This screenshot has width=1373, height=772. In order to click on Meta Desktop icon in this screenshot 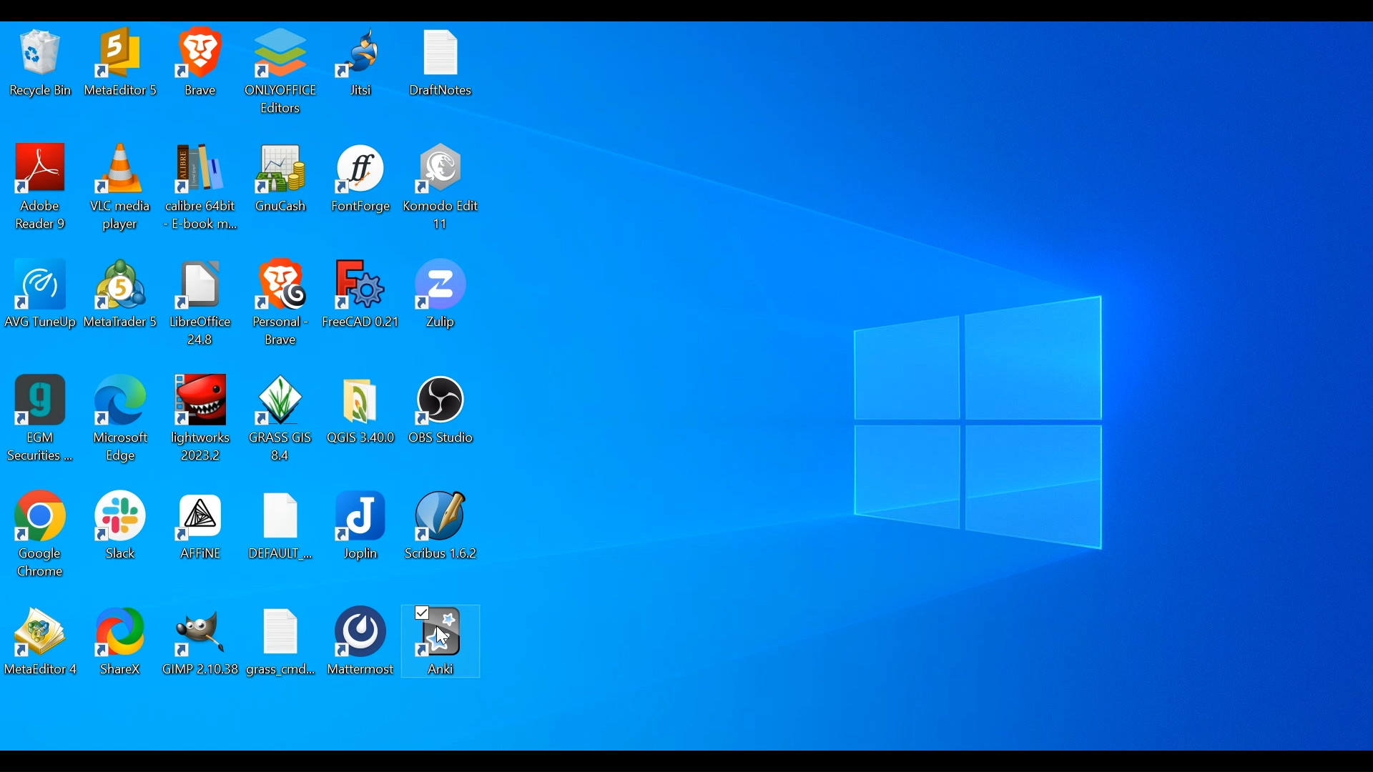, I will do `click(121, 64)`.